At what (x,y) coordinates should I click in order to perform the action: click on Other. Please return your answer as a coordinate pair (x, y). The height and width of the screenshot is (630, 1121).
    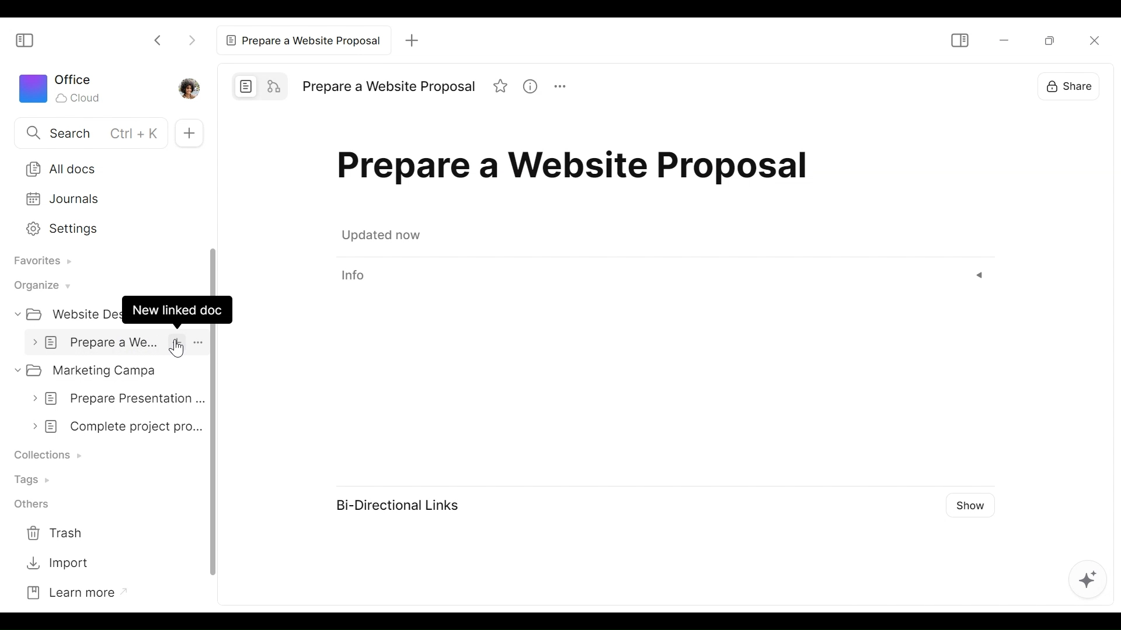
    Looking at the image, I should click on (27, 503).